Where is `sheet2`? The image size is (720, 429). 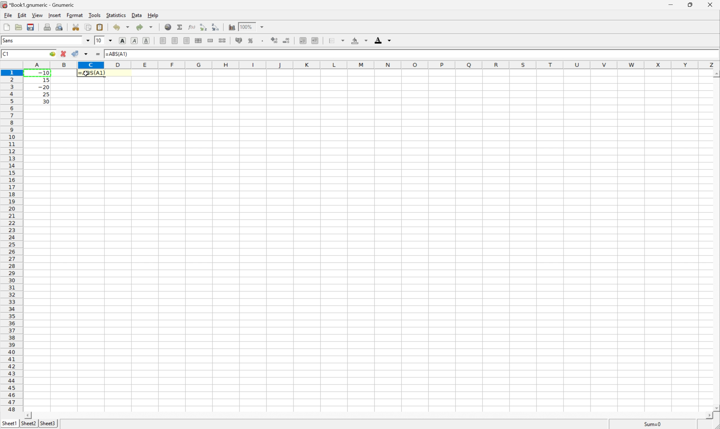 sheet2 is located at coordinates (28, 424).